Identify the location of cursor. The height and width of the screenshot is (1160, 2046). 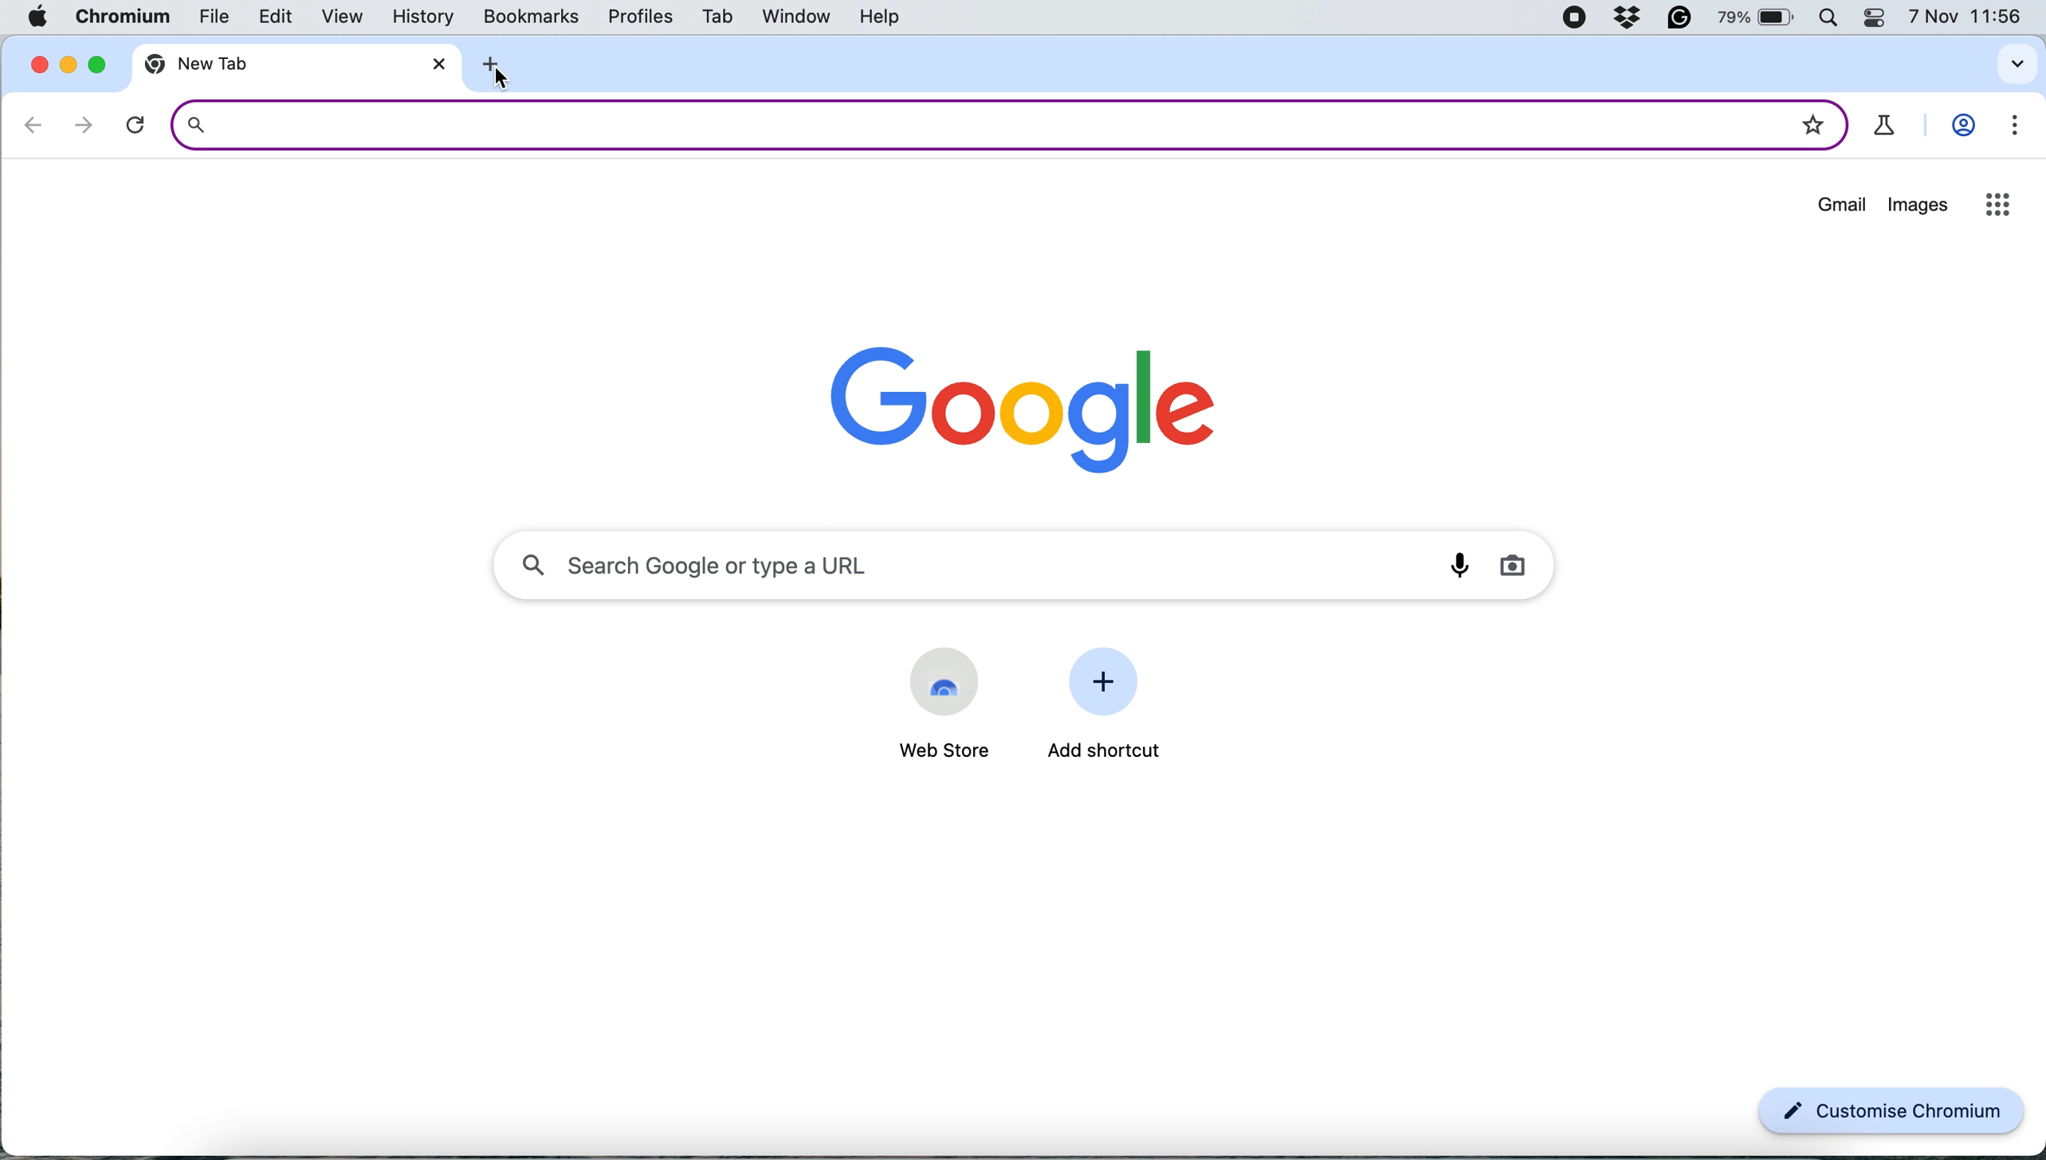
(494, 76).